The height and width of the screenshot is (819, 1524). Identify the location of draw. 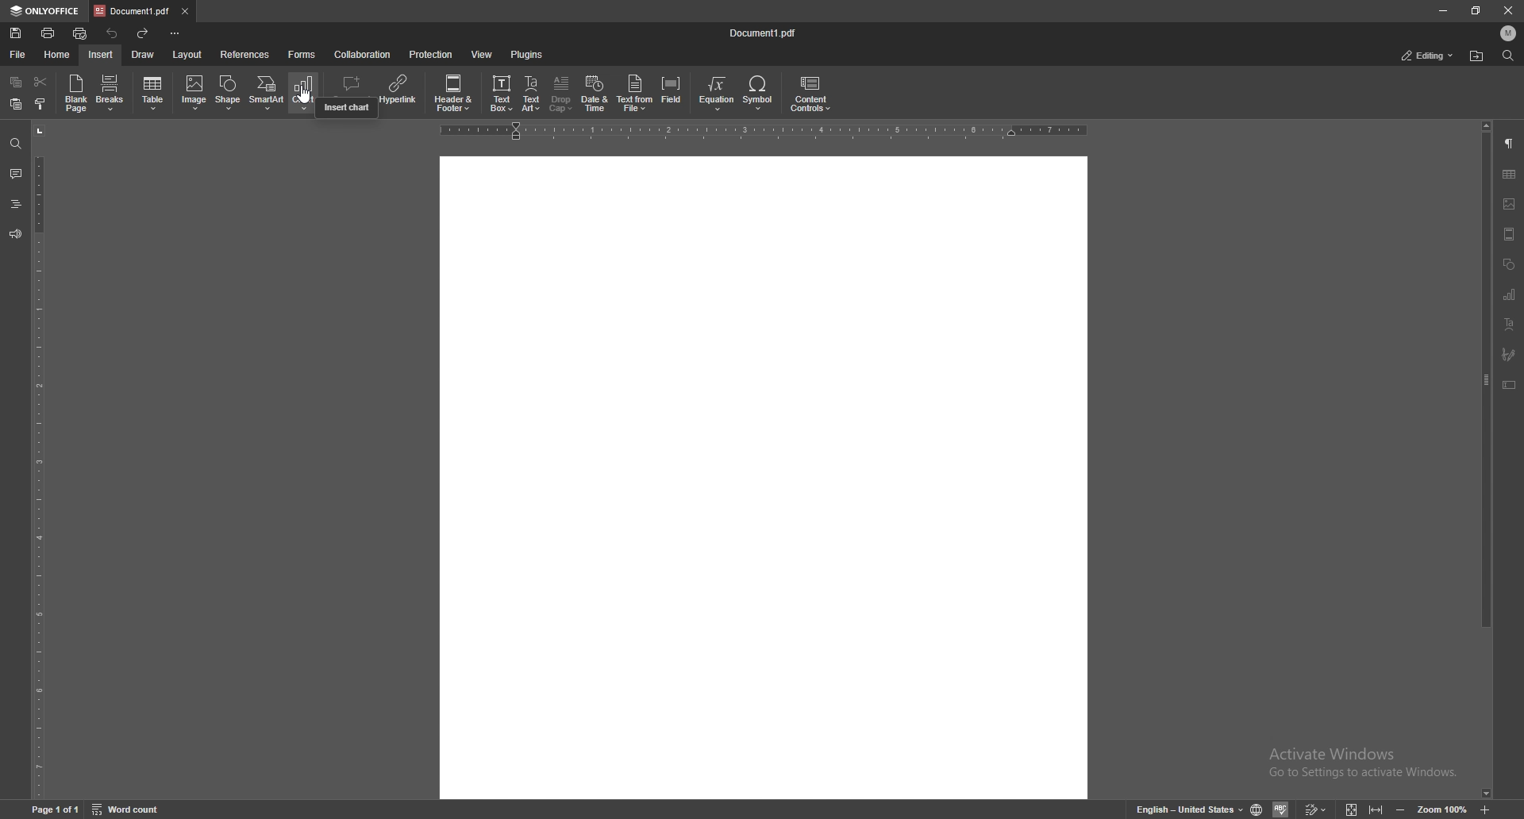
(144, 55).